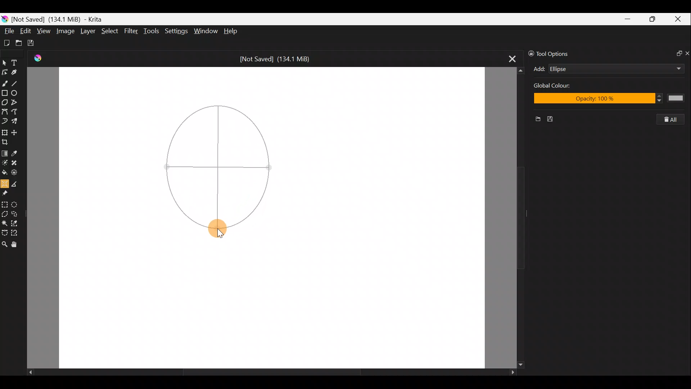  What do you see at coordinates (218, 229) in the screenshot?
I see `Cursor on ellipse` at bounding box center [218, 229].